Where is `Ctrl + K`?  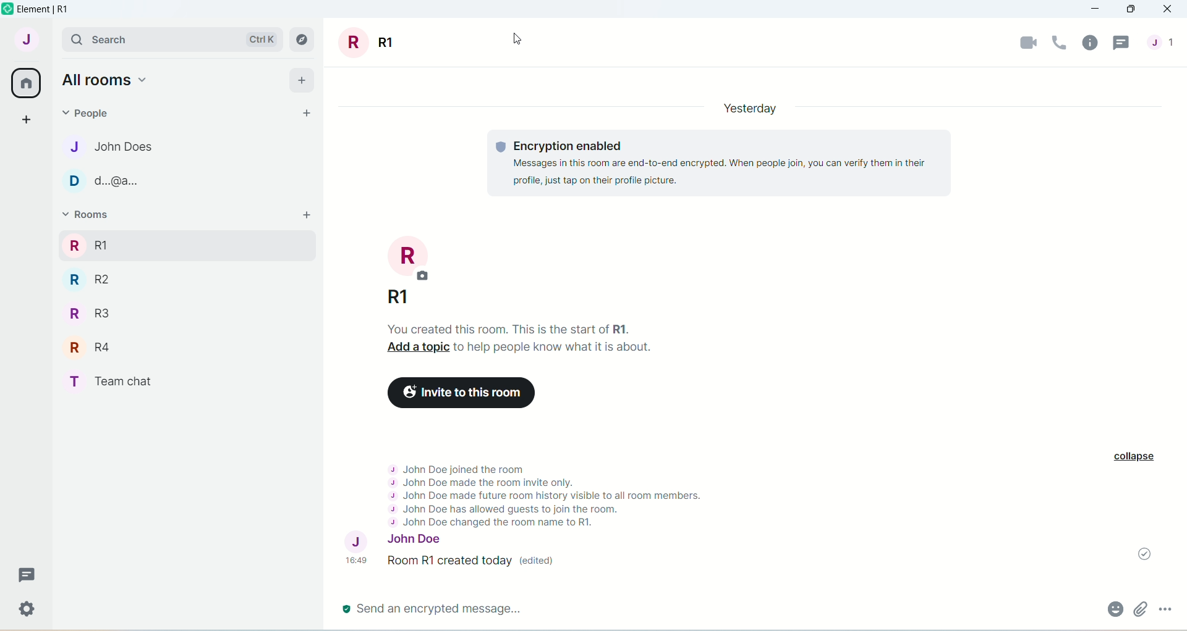 Ctrl + K is located at coordinates (266, 40).